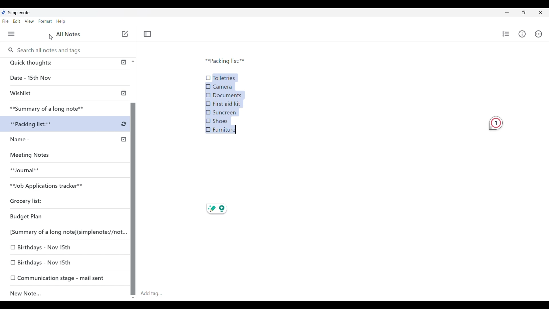 This screenshot has height=309, width=549. Describe the element at coordinates (5, 21) in the screenshot. I see `File menu` at that location.